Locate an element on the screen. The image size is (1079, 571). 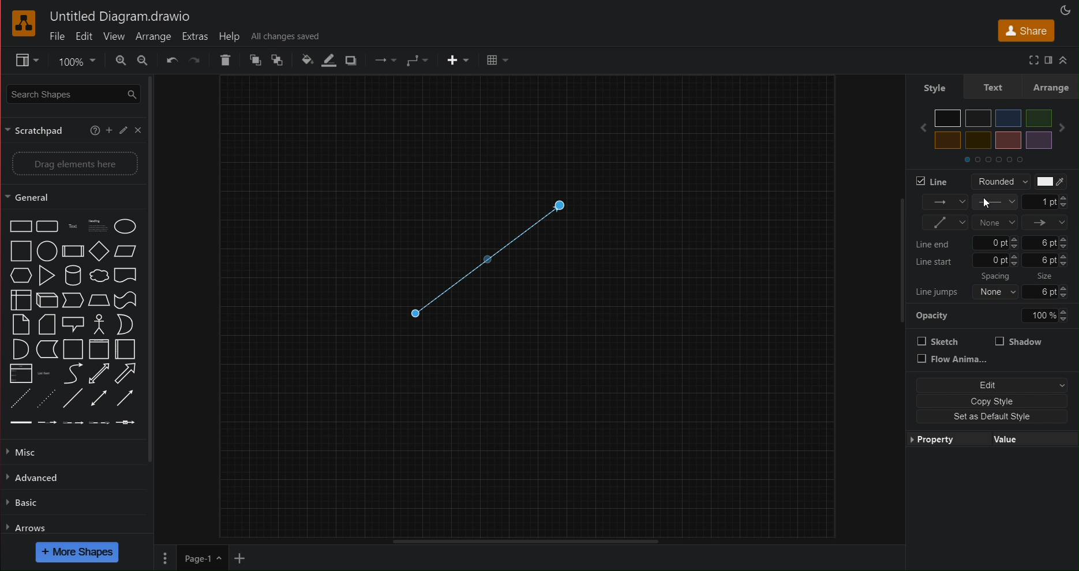
Undo is located at coordinates (172, 61).